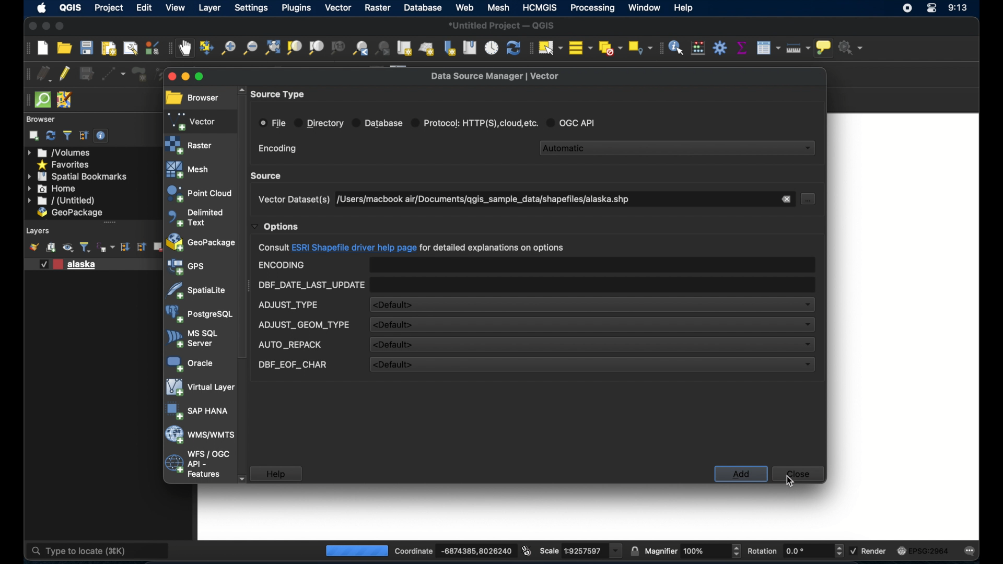 The image size is (1003, 564). Describe the element at coordinates (103, 137) in the screenshot. I see `enable/disable properties widget` at that location.